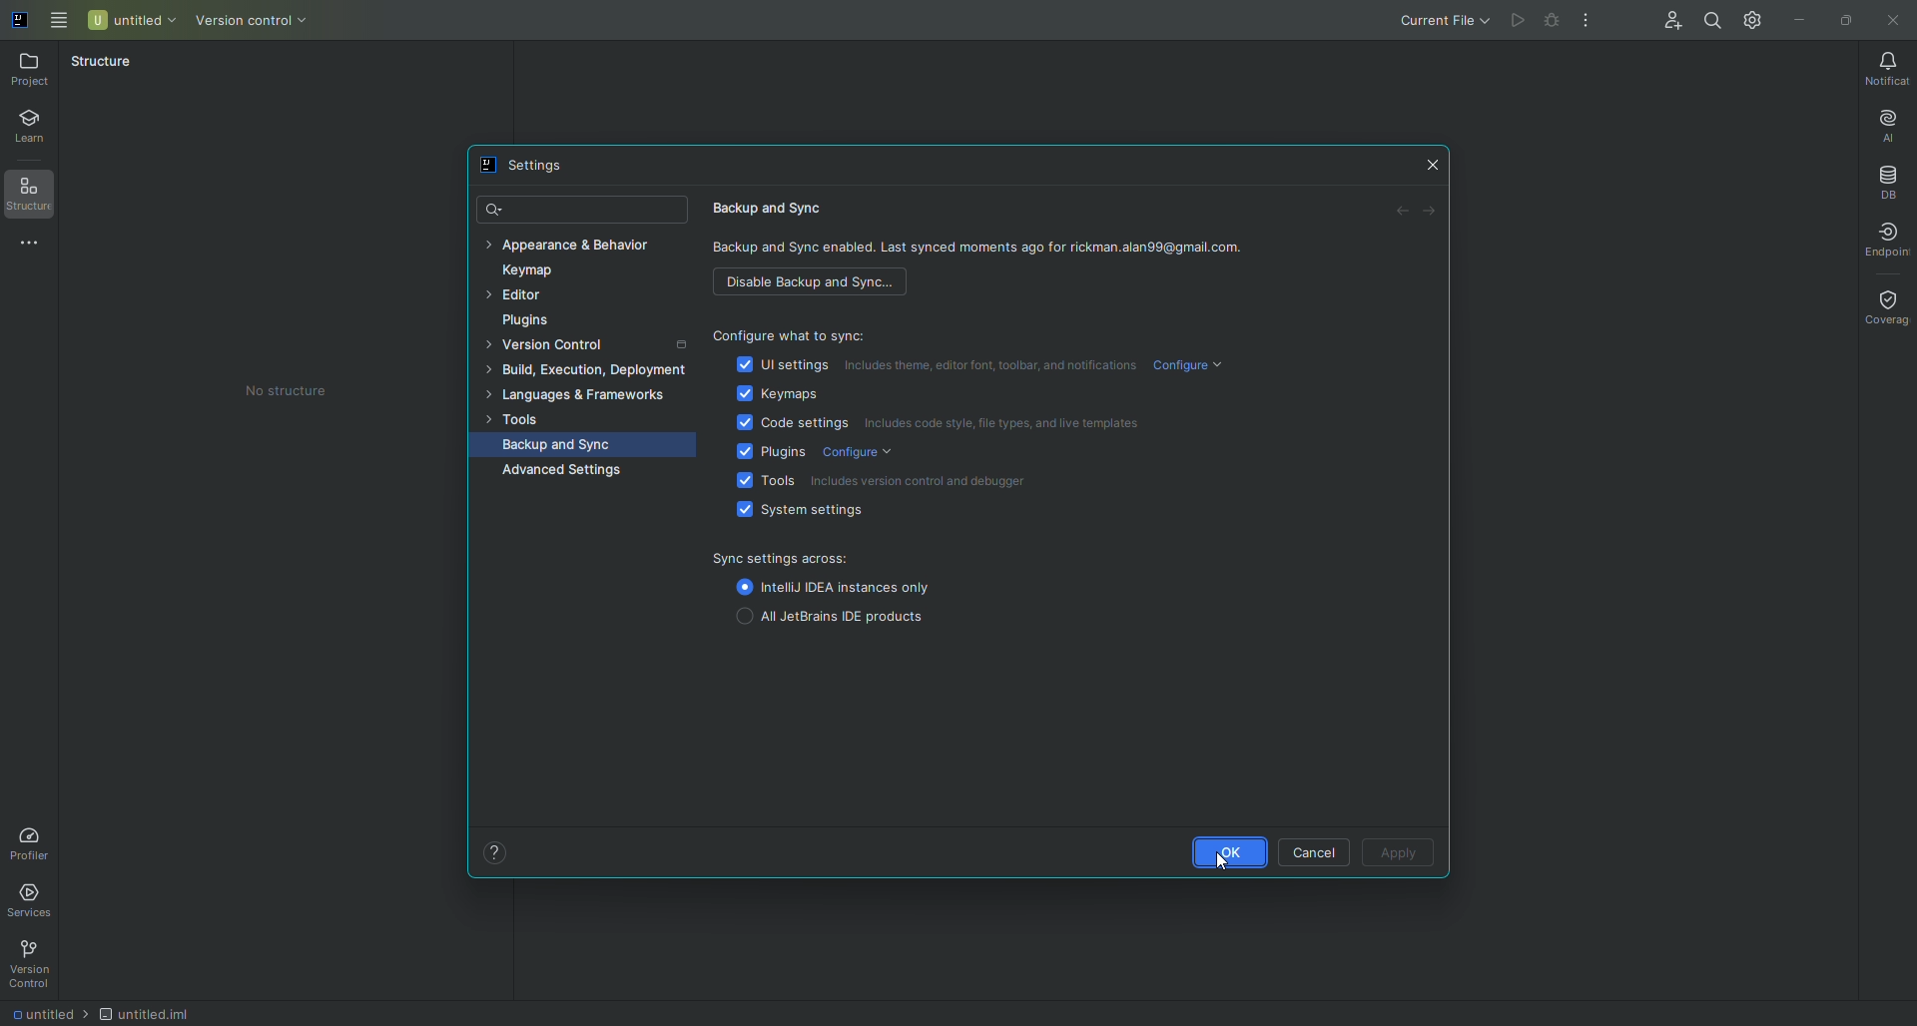  Describe the element at coordinates (568, 444) in the screenshot. I see `Backup and Sync` at that location.